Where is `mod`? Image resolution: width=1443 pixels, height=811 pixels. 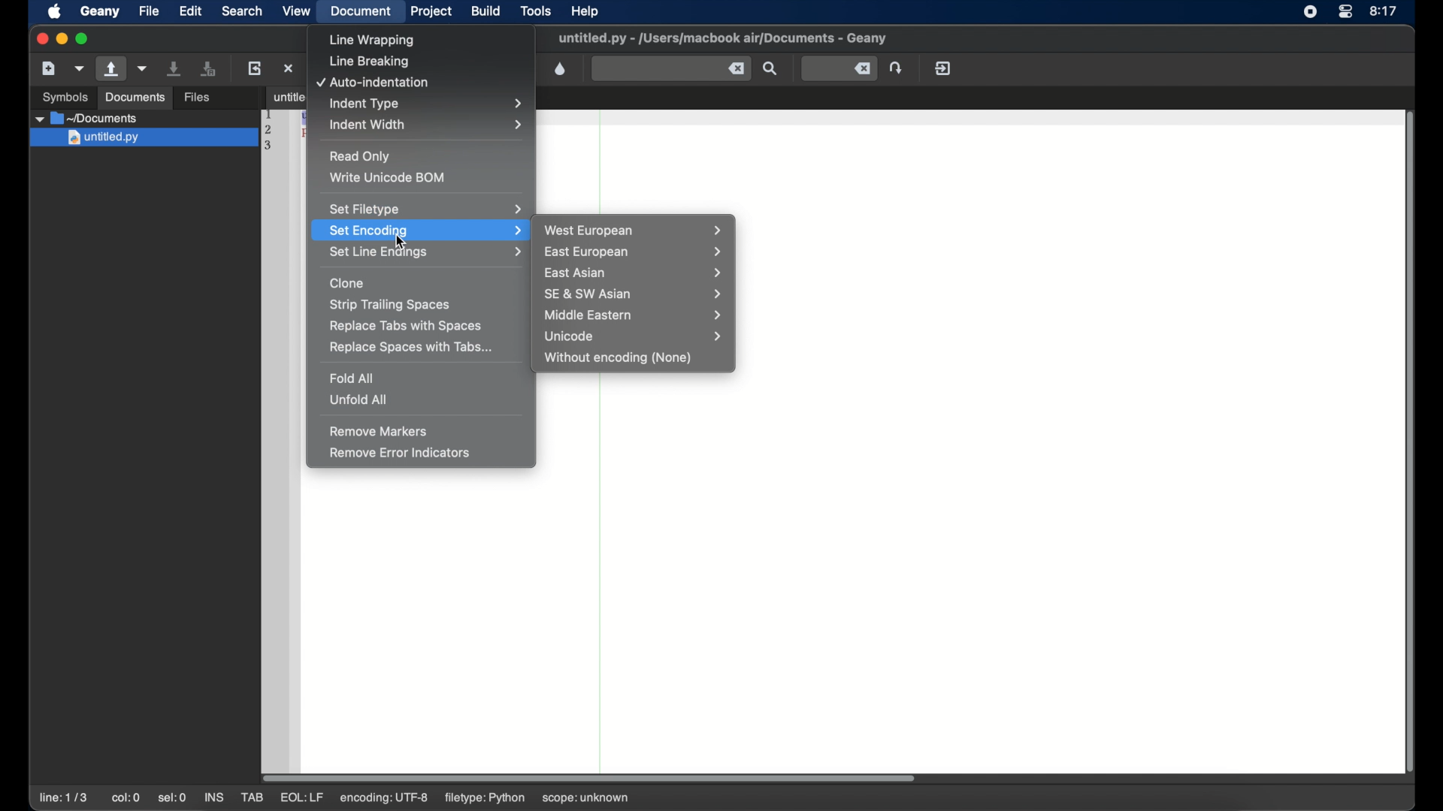
mod is located at coordinates (301, 798).